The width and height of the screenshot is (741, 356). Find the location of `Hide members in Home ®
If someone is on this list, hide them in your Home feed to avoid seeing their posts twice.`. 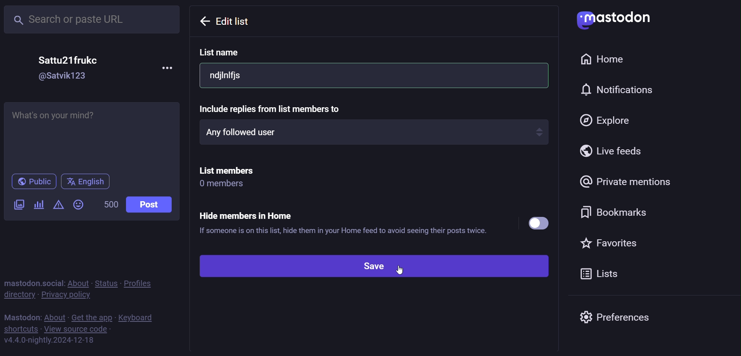

Hide members in Home ®
If someone is on this list, hide them in your Home feed to avoid seeing their posts twice. is located at coordinates (375, 224).